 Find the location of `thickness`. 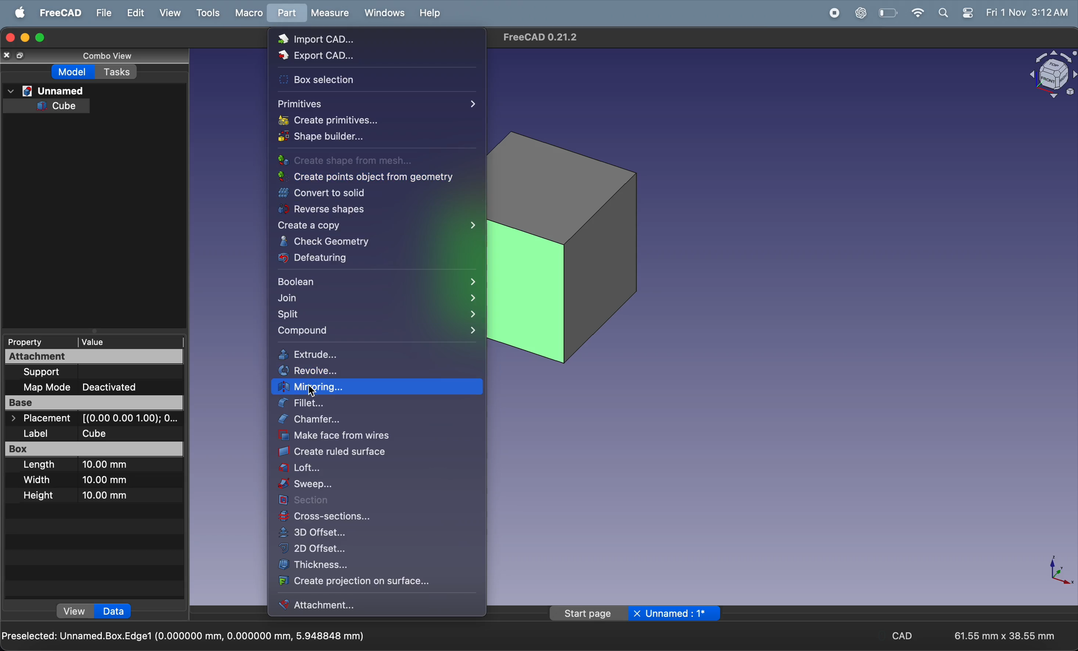

thickness is located at coordinates (374, 565).